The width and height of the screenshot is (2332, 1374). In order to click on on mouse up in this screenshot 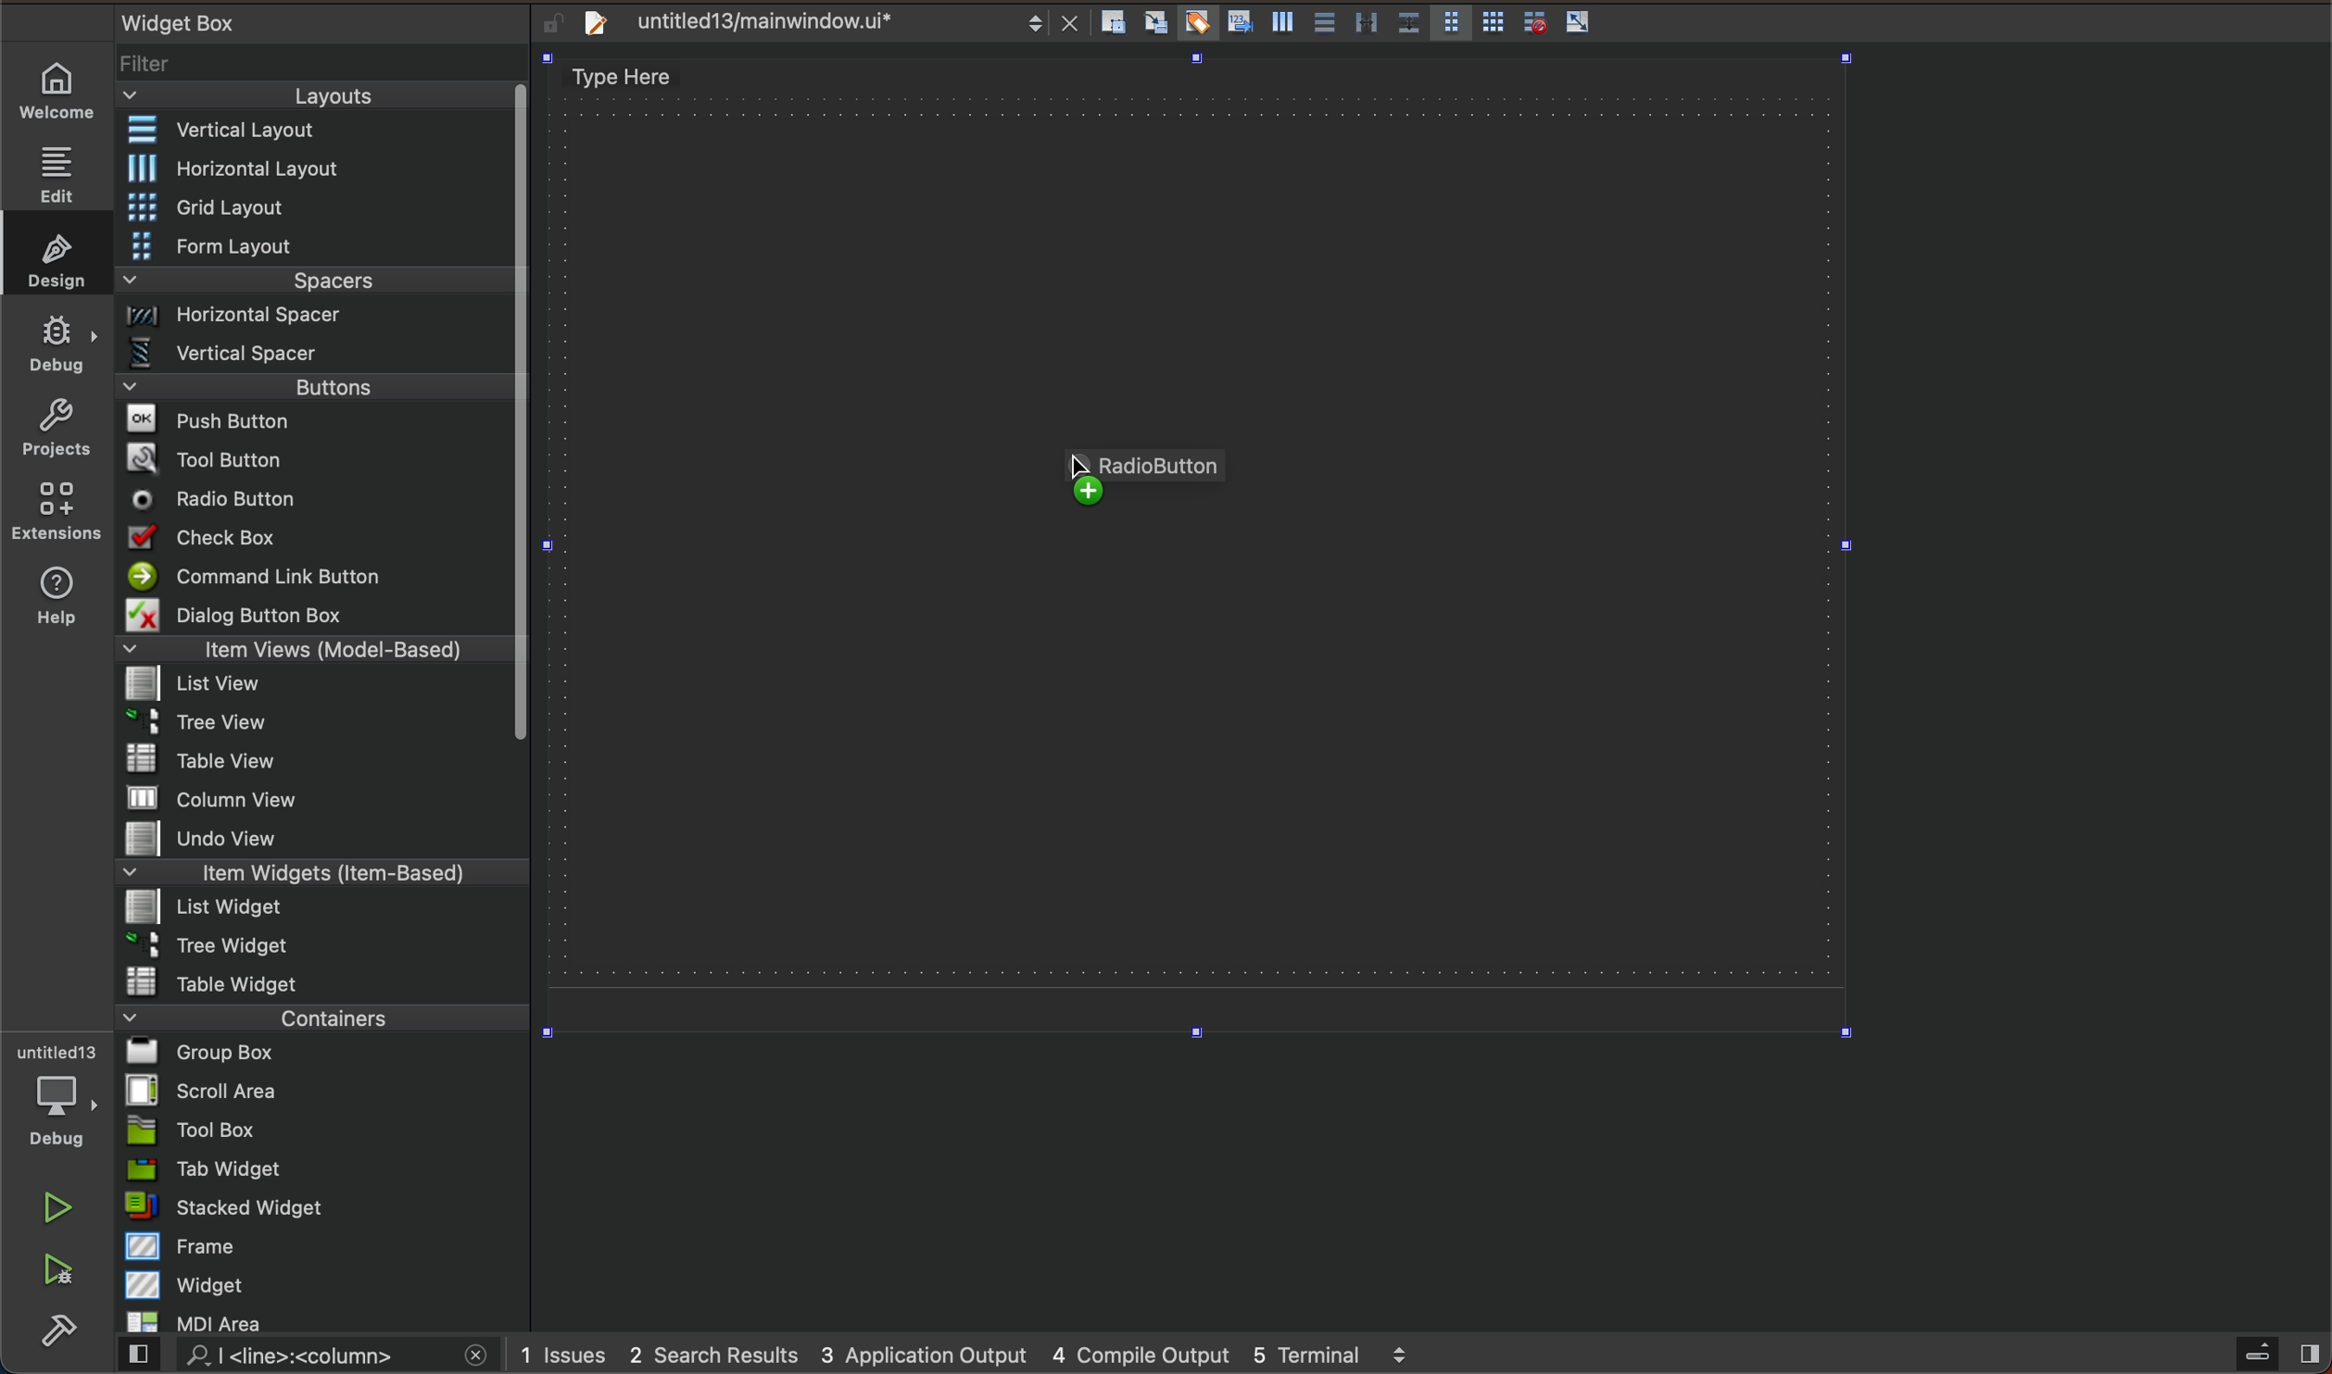, I will do `click(1141, 492)`.